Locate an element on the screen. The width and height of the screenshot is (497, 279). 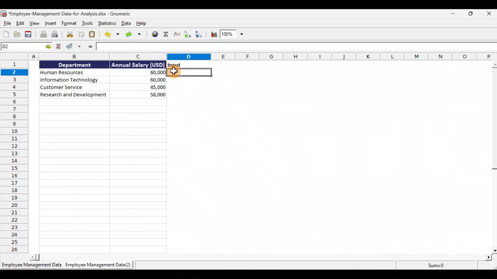
Sheet 1 is located at coordinates (31, 265).